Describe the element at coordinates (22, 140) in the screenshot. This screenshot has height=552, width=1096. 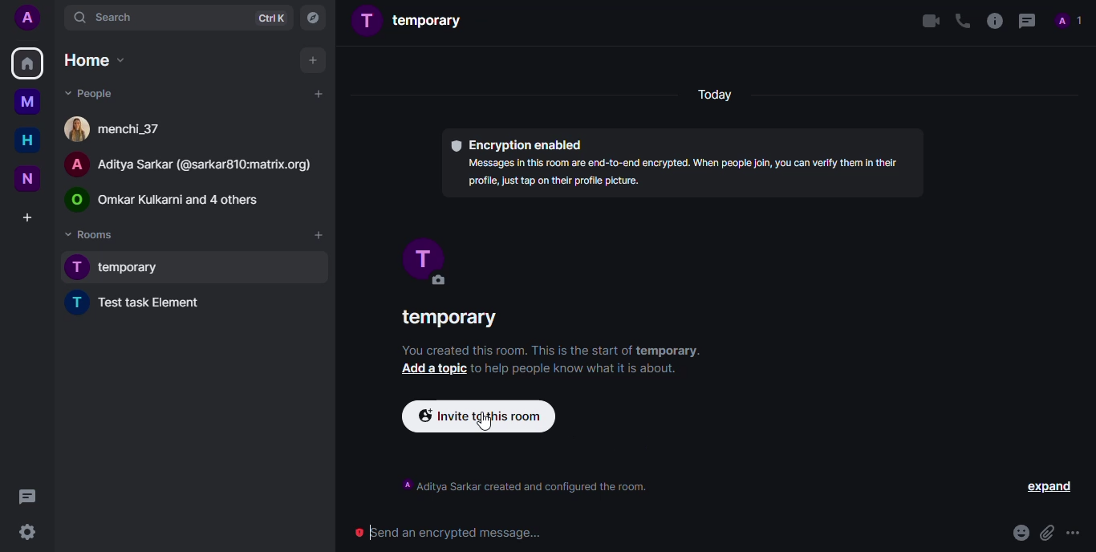
I see `home` at that location.